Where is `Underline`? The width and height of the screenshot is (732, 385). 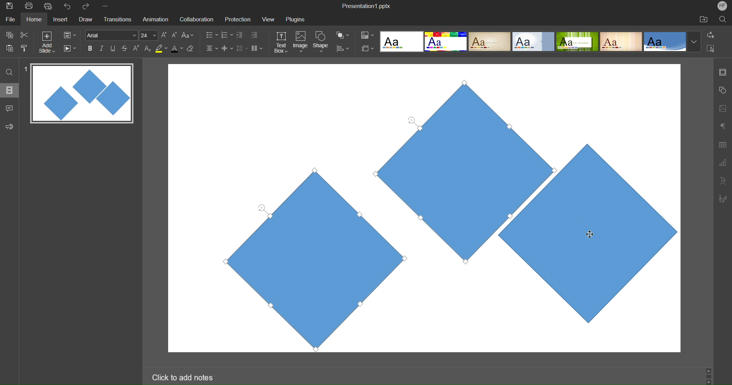
Underline is located at coordinates (113, 48).